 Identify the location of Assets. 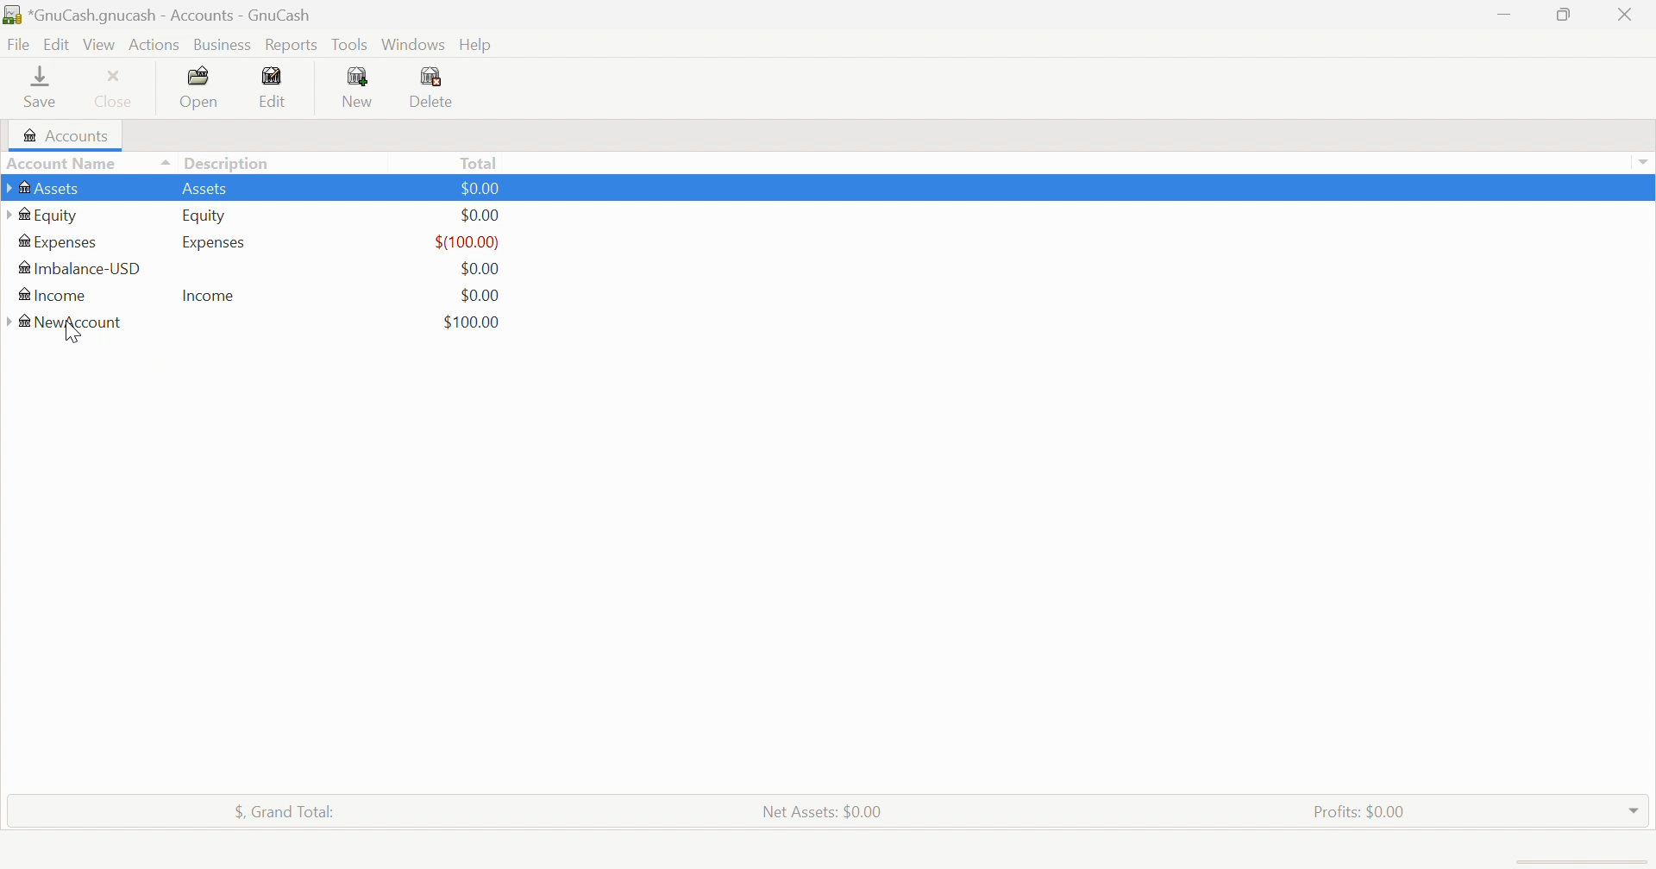
(203, 190).